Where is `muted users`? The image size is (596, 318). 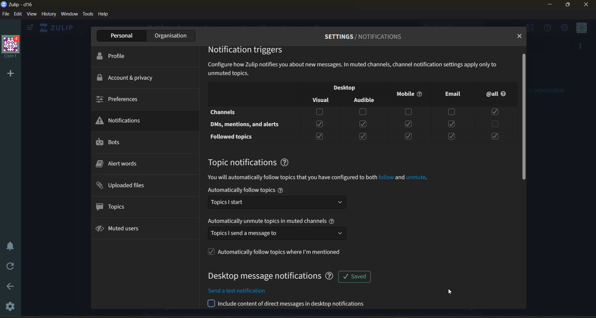 muted users is located at coordinates (122, 230).